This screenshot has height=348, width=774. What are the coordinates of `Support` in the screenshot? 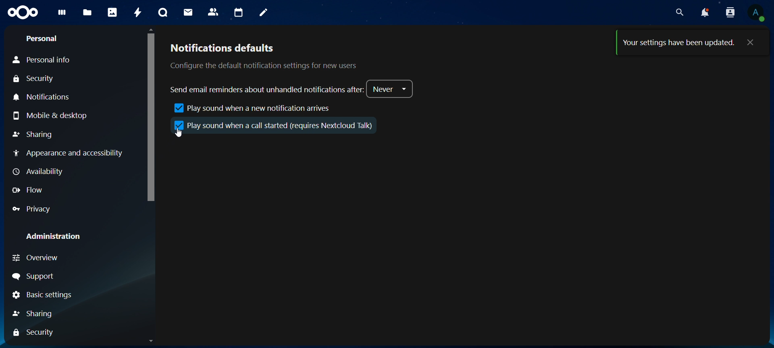 It's located at (33, 276).